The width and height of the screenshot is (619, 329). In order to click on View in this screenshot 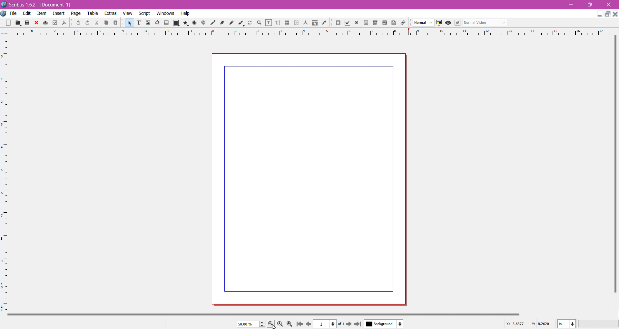, I will do `click(127, 13)`.